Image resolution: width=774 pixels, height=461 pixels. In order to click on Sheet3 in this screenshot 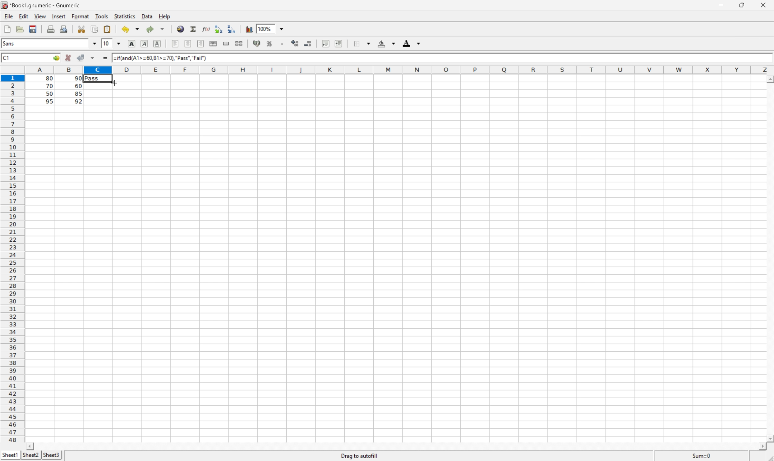, I will do `click(51, 455)`.